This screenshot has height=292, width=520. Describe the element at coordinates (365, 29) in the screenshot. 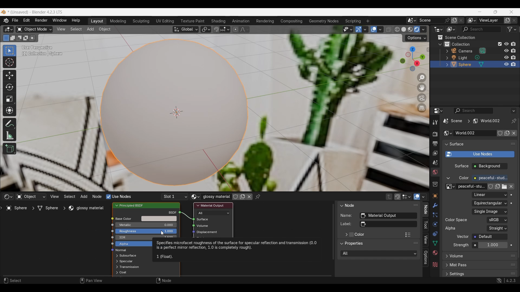

I see `Gizmo options` at that location.